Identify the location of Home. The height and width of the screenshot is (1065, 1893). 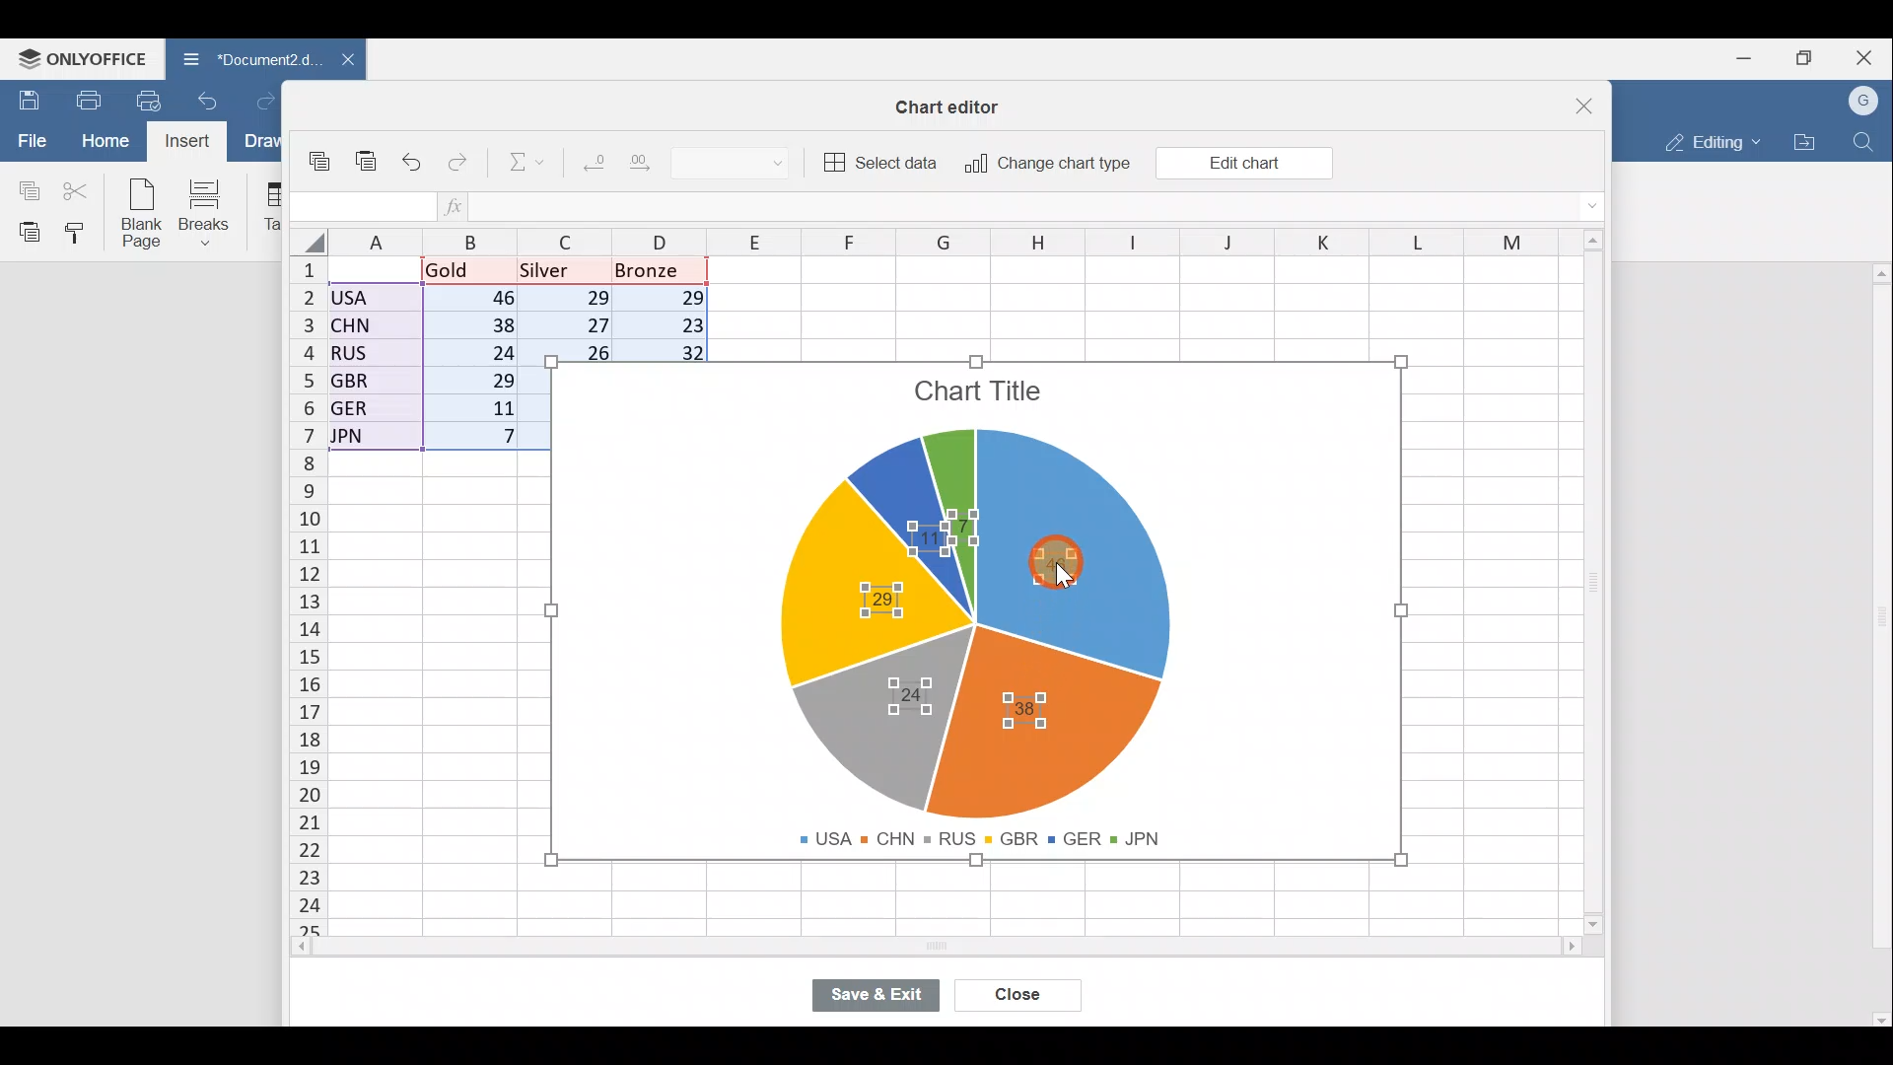
(105, 141).